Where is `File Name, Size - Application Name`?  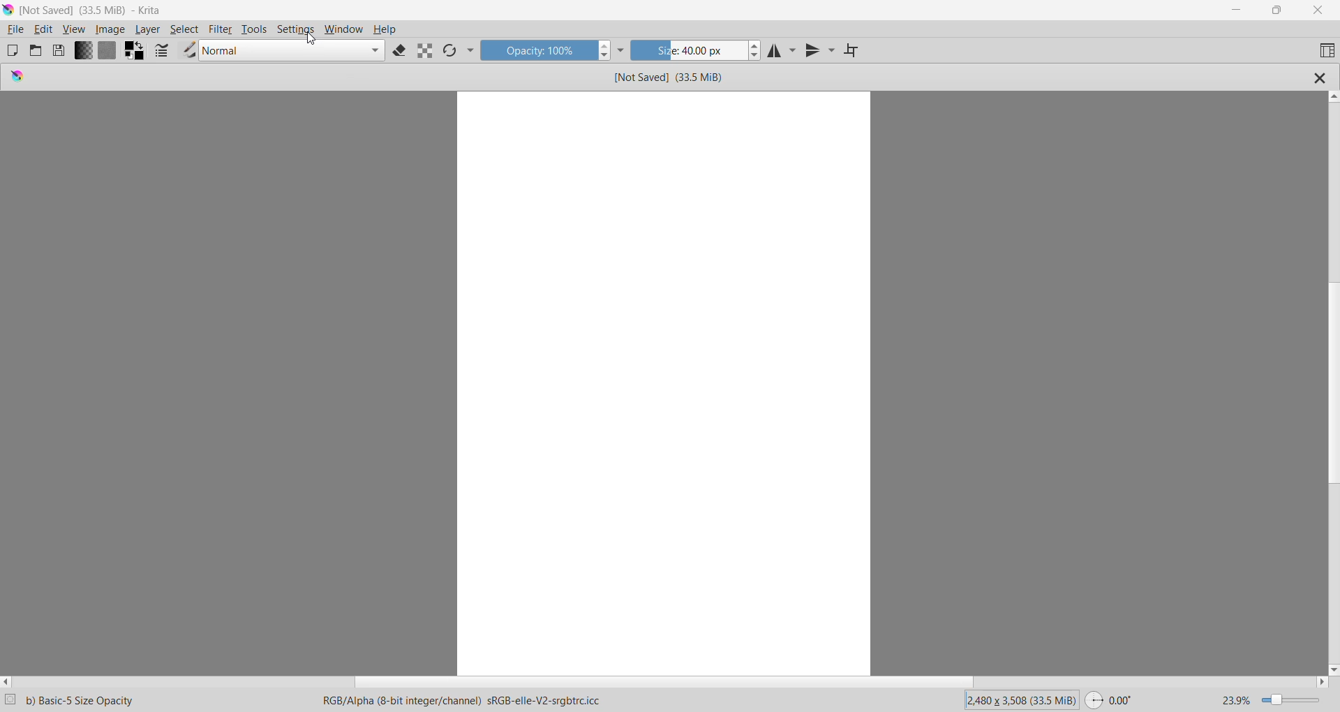
File Name, Size - Application Name is located at coordinates (94, 10).